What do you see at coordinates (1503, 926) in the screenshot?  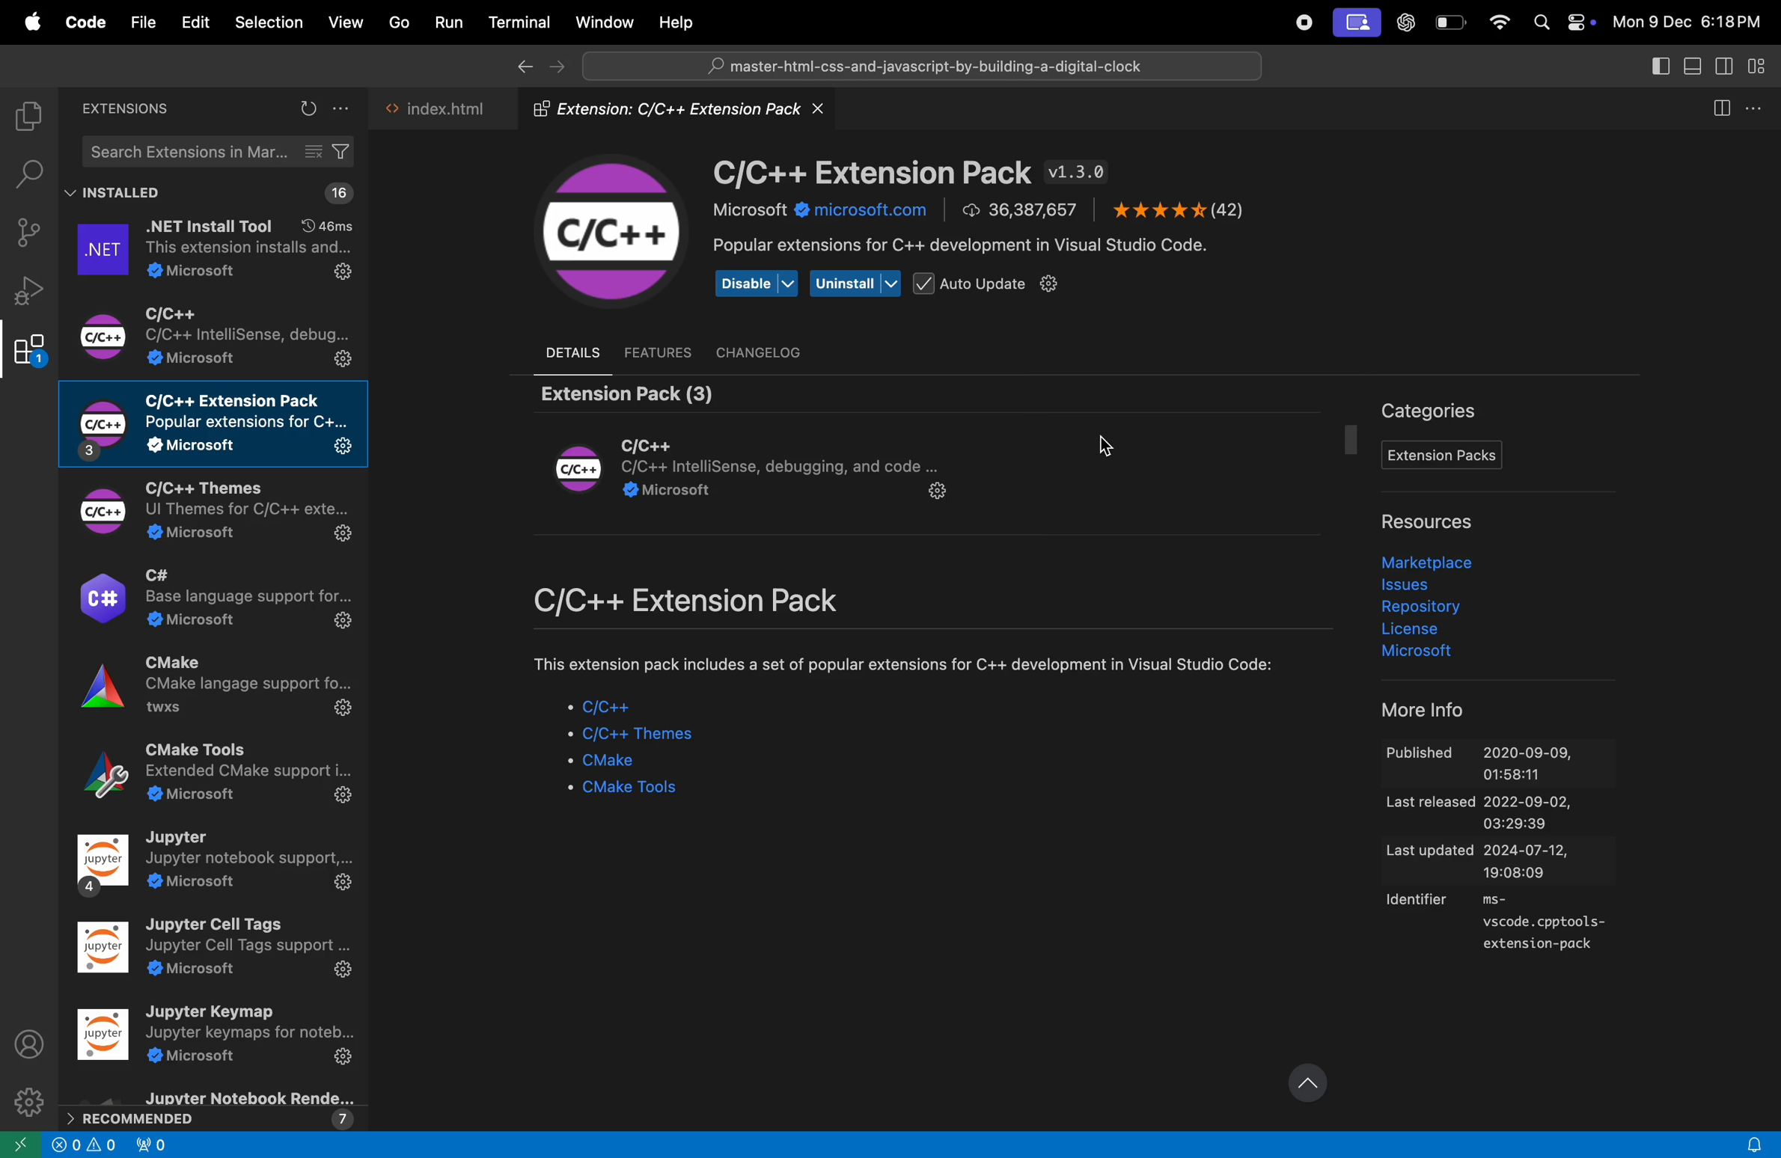 I see `identifier` at bounding box center [1503, 926].